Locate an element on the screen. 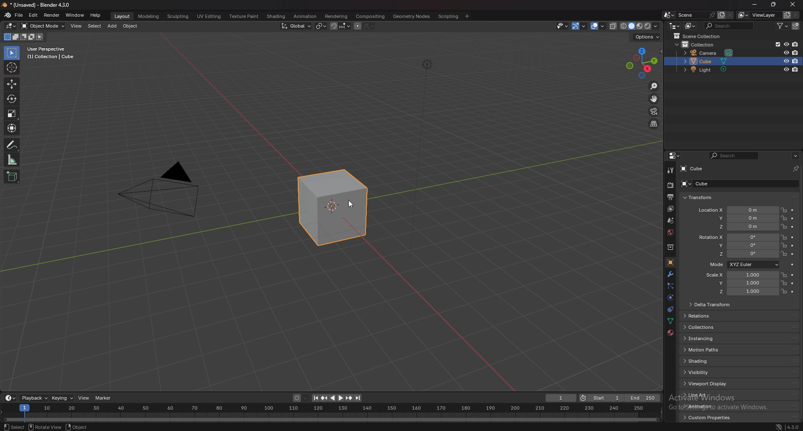 The image size is (803, 431). animate property is located at coordinates (793, 254).